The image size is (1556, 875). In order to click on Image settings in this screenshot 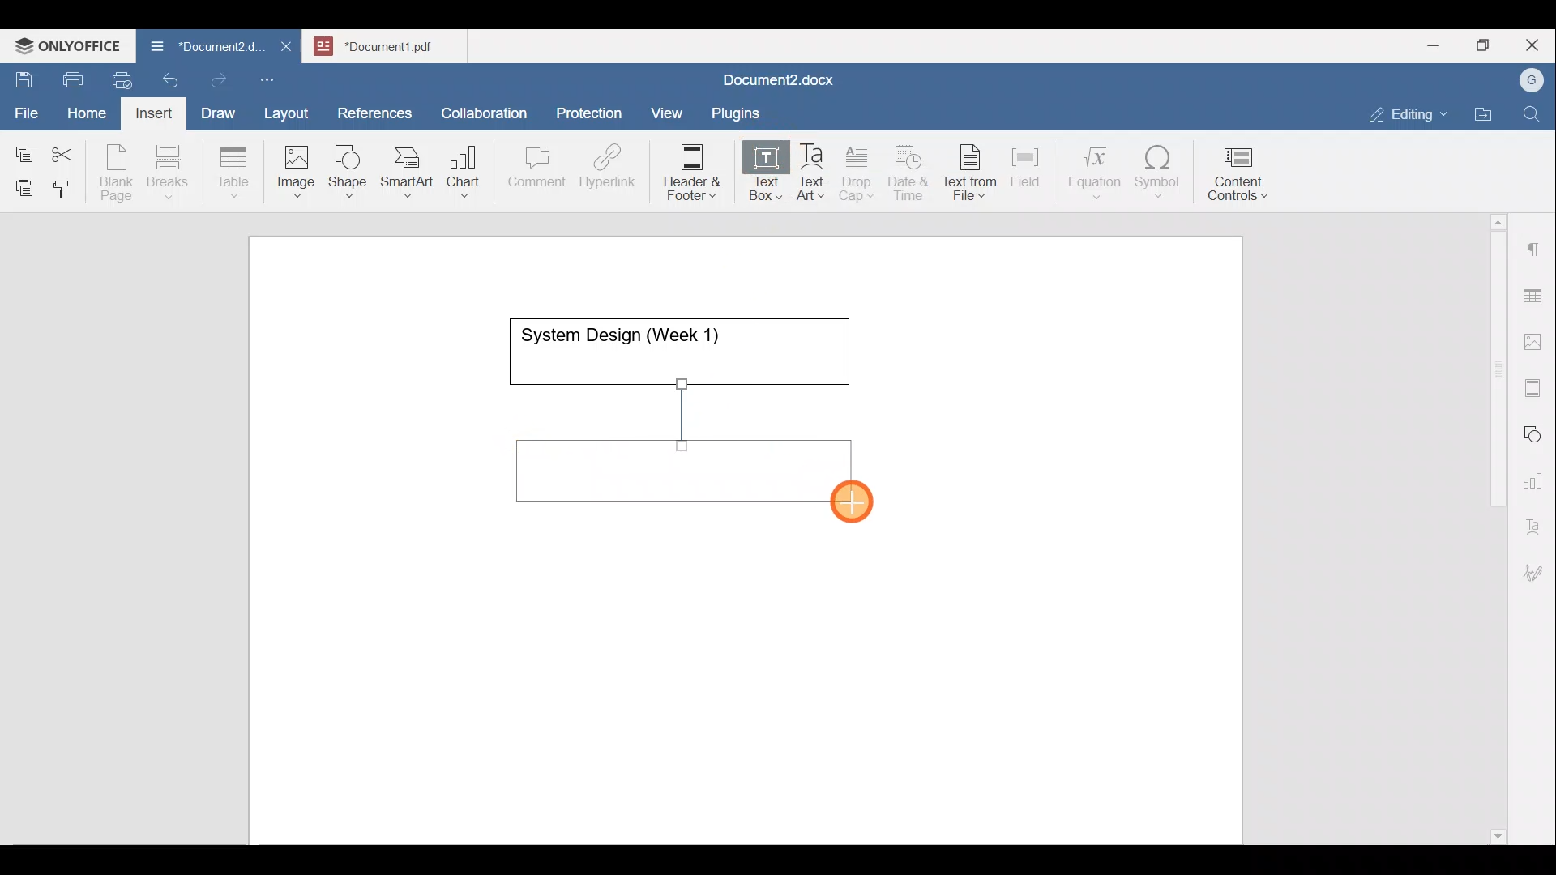, I will do `click(1536, 340)`.